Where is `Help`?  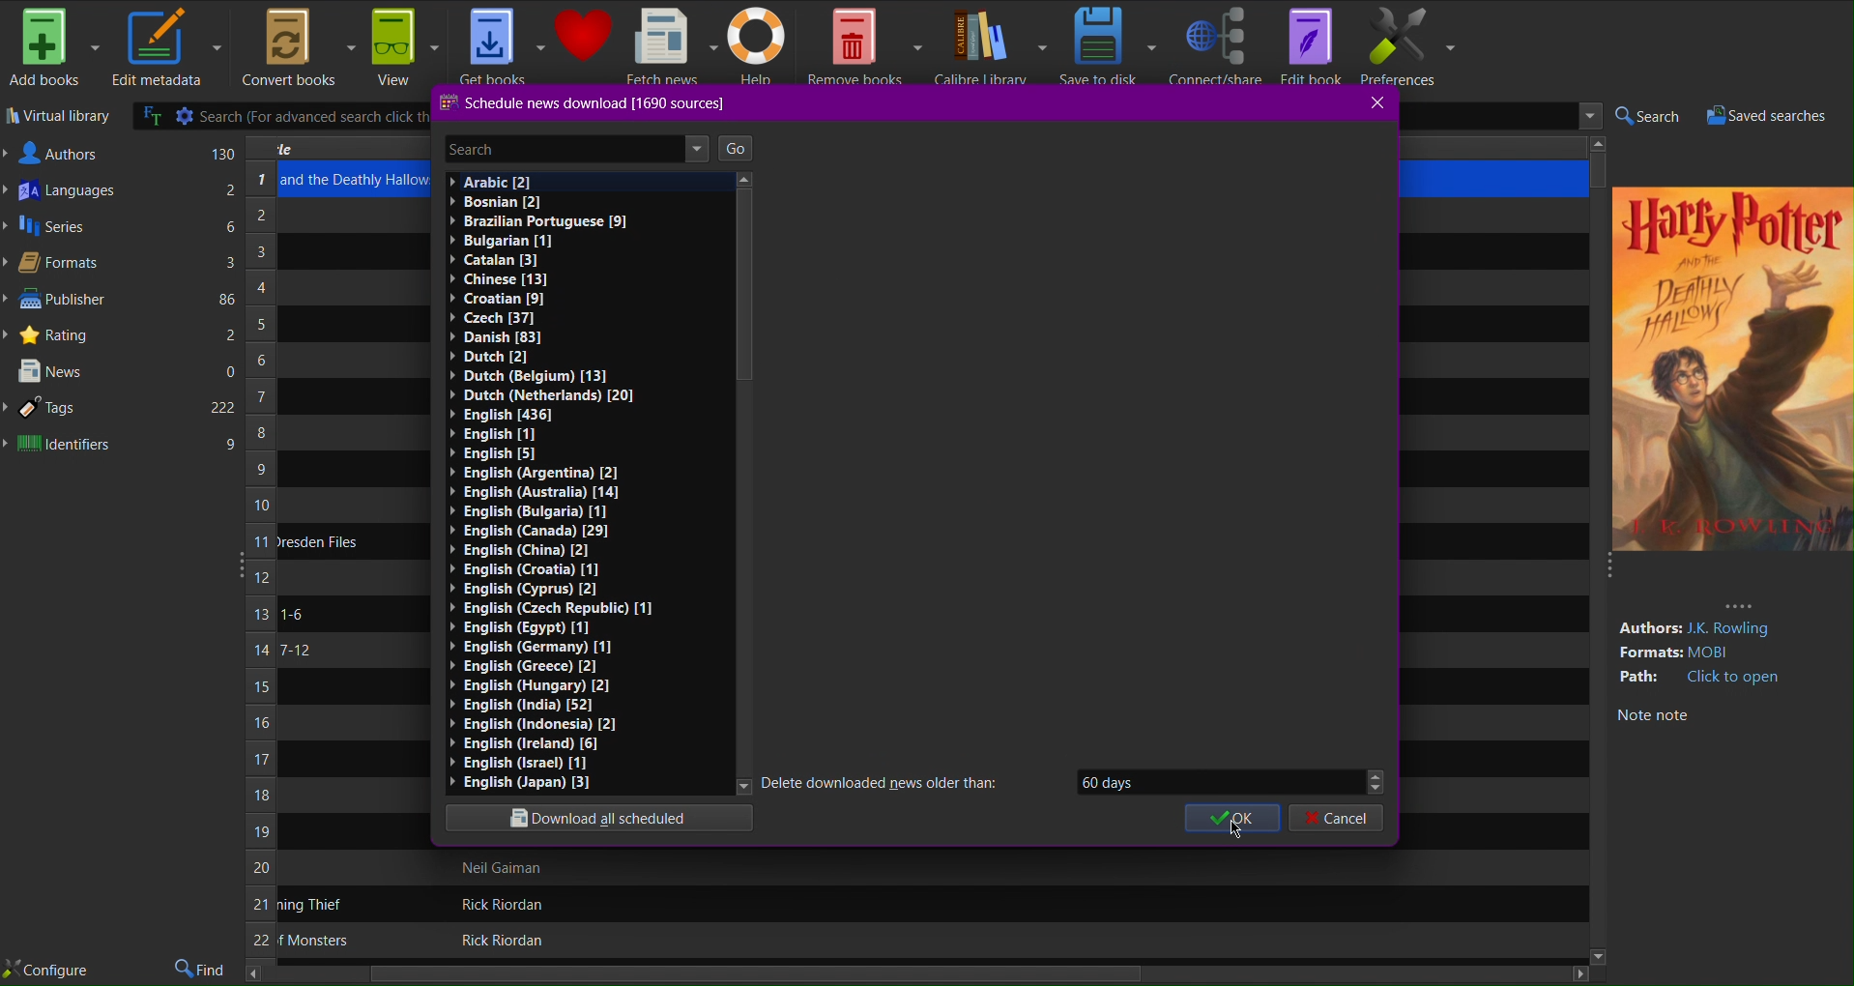
Help is located at coordinates (762, 47).